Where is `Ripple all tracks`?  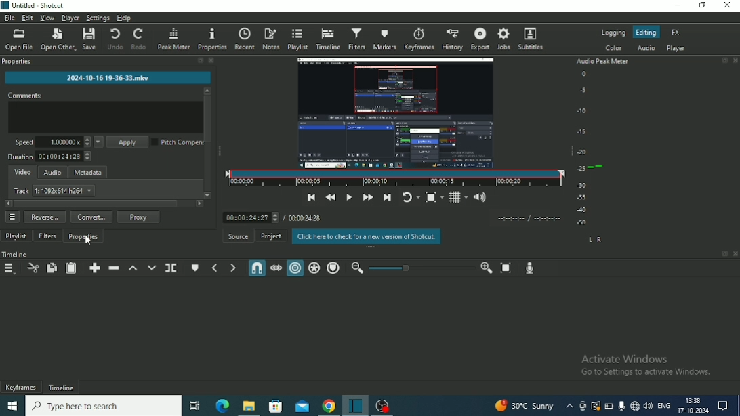 Ripple all tracks is located at coordinates (314, 268).